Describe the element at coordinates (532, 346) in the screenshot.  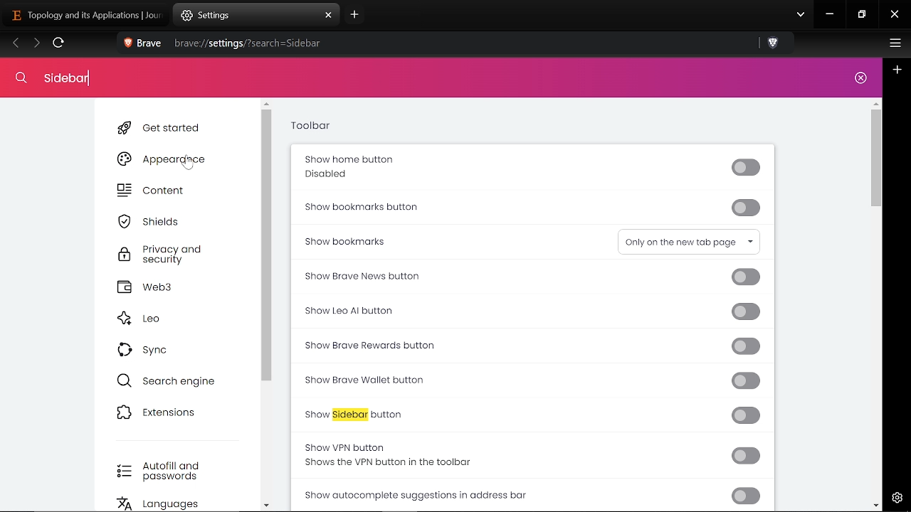
I see `Show Brave rewards button` at that location.